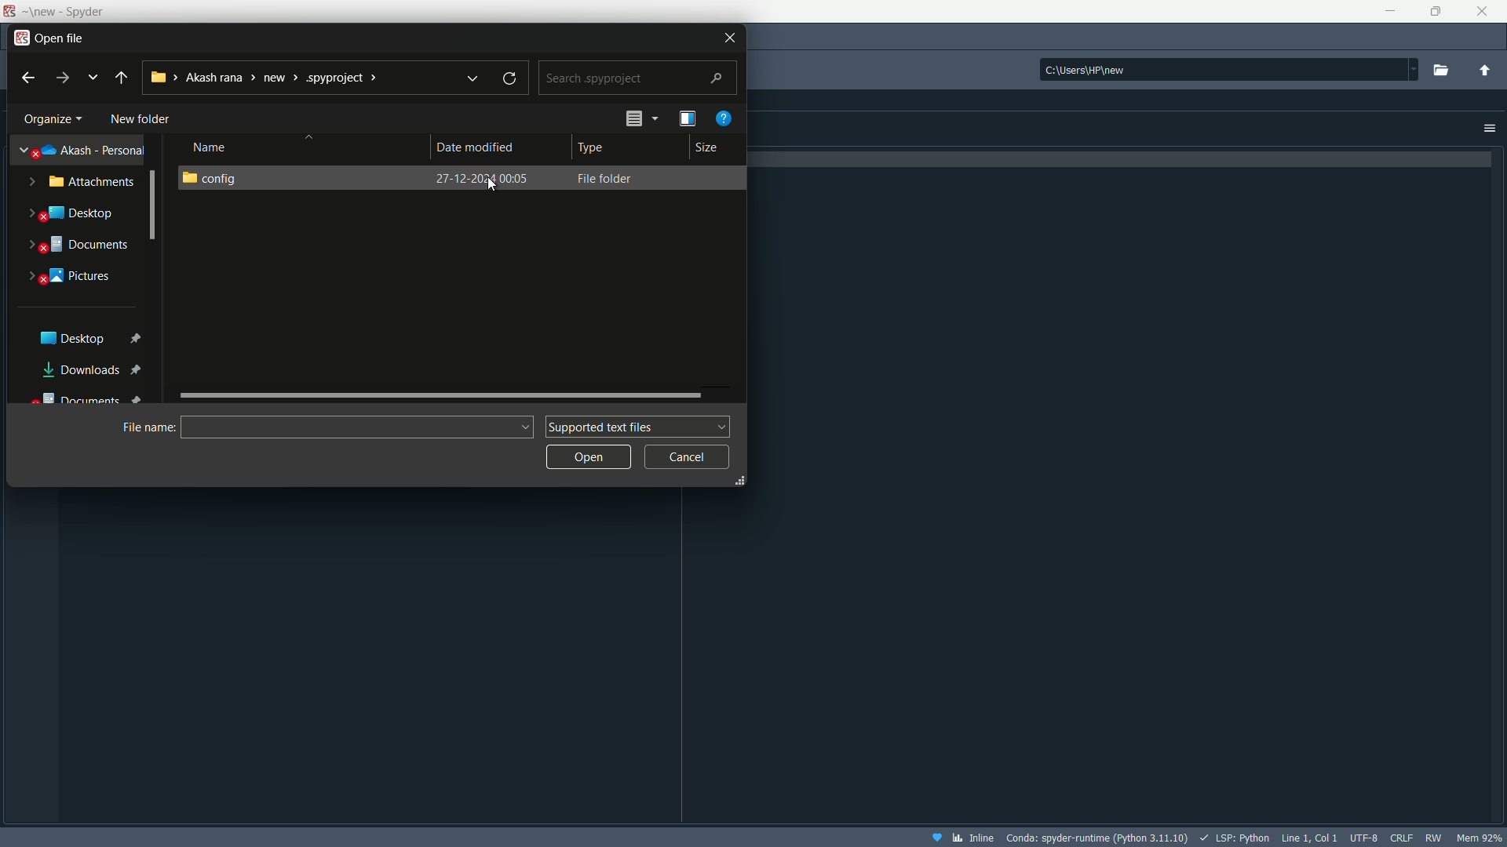 This screenshot has width=1507, height=847. I want to click on Desktop, so click(80, 214).